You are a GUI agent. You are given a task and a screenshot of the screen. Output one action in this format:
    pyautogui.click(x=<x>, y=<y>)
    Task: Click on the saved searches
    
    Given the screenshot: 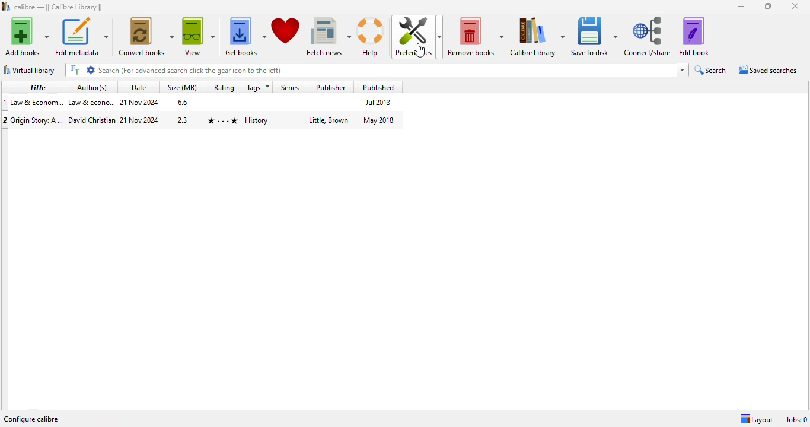 What is the action you would take?
    pyautogui.click(x=767, y=69)
    